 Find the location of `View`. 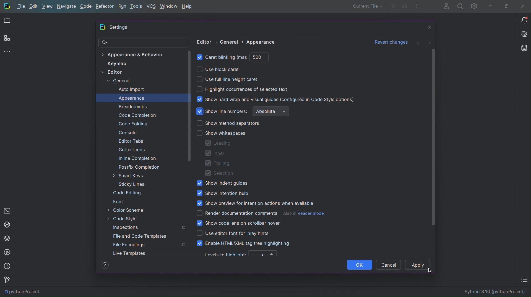

View is located at coordinates (47, 7).